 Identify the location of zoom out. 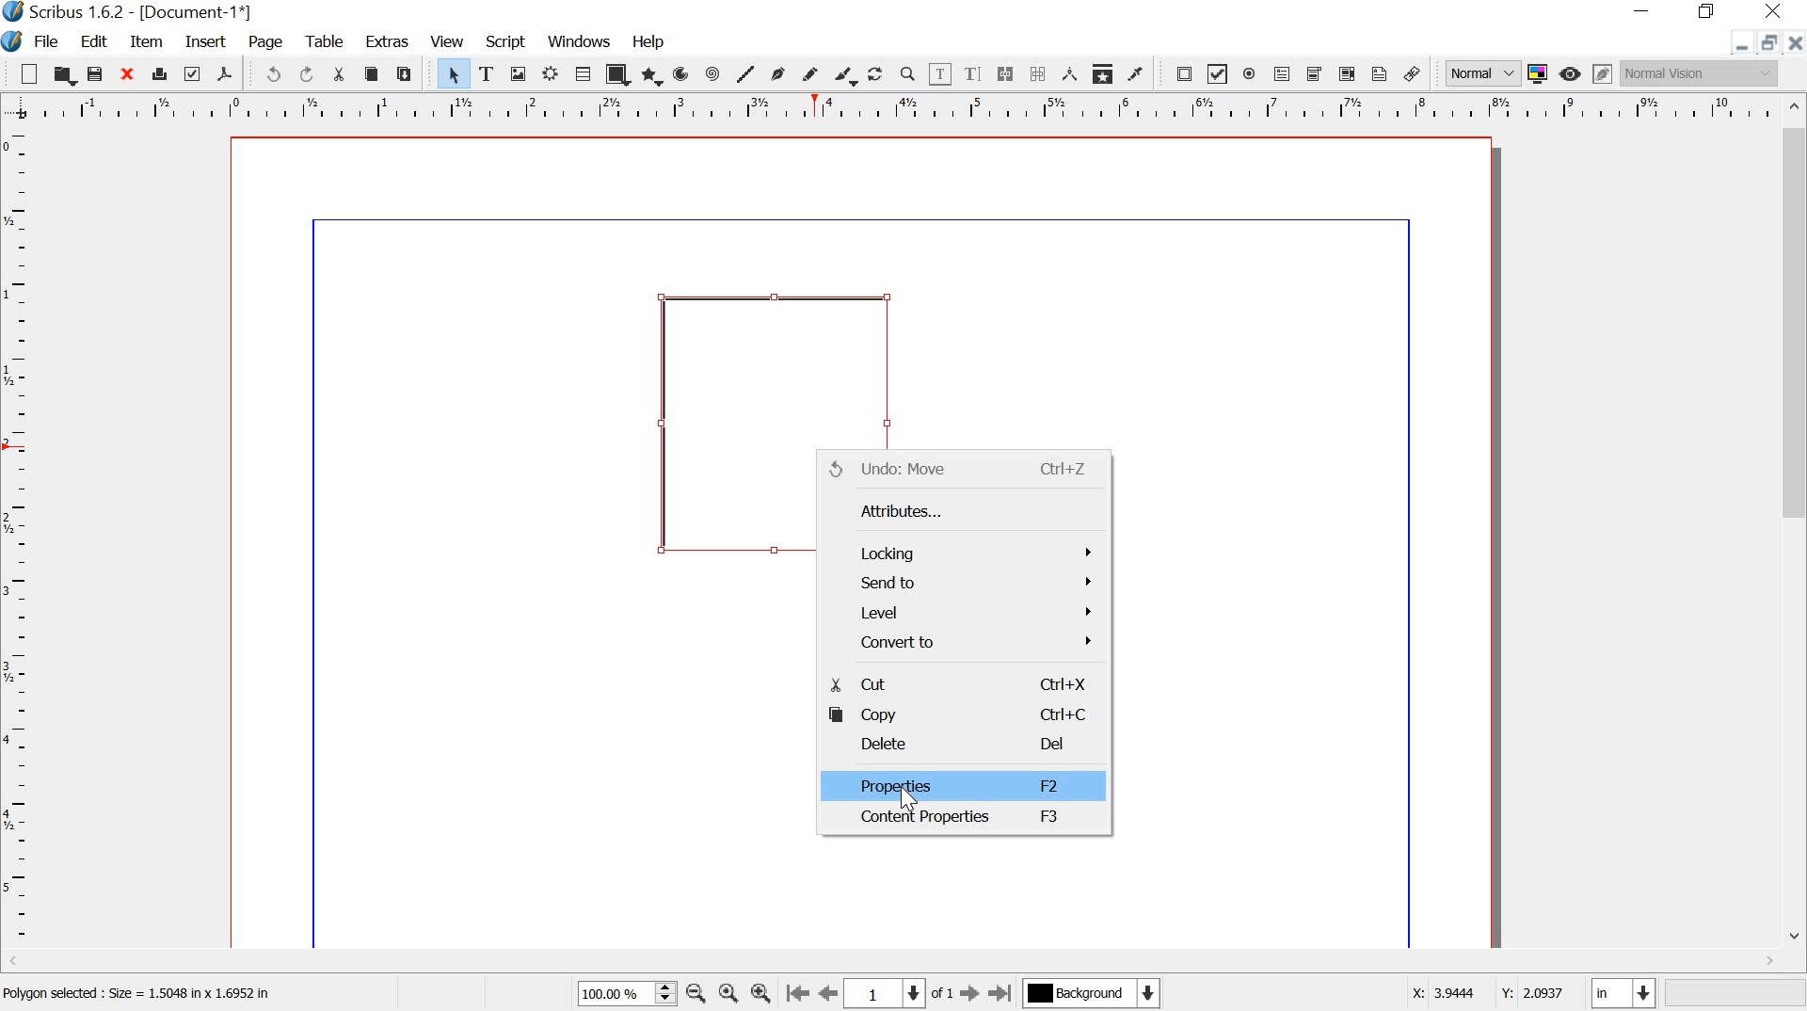
(696, 992).